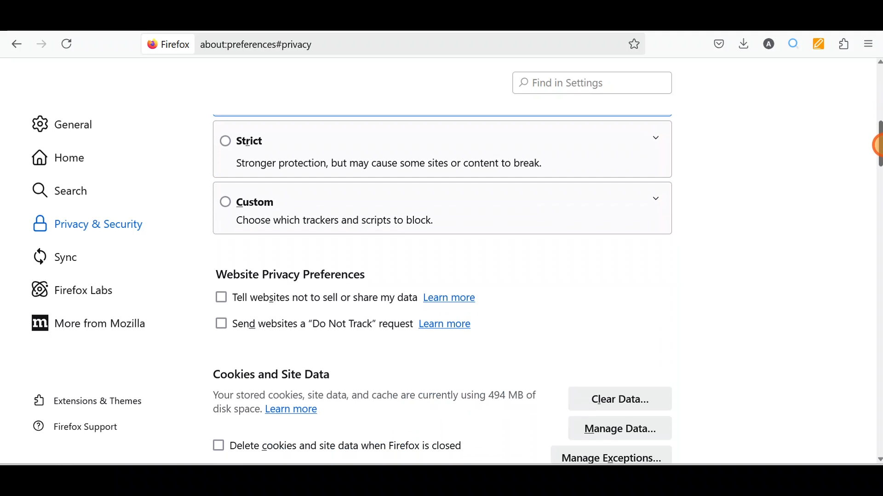 The width and height of the screenshot is (883, 496). Describe the element at coordinates (64, 190) in the screenshot. I see `Search` at that location.